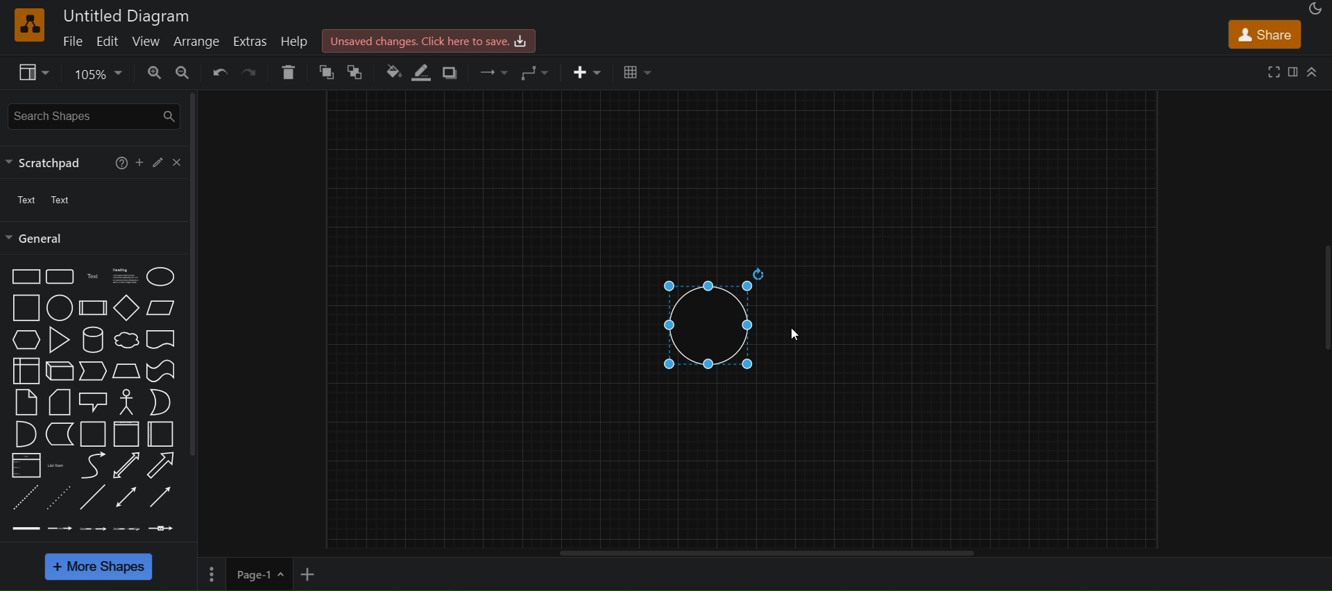 Image resolution: width=1332 pixels, height=591 pixels. I want to click on shadows, so click(451, 74).